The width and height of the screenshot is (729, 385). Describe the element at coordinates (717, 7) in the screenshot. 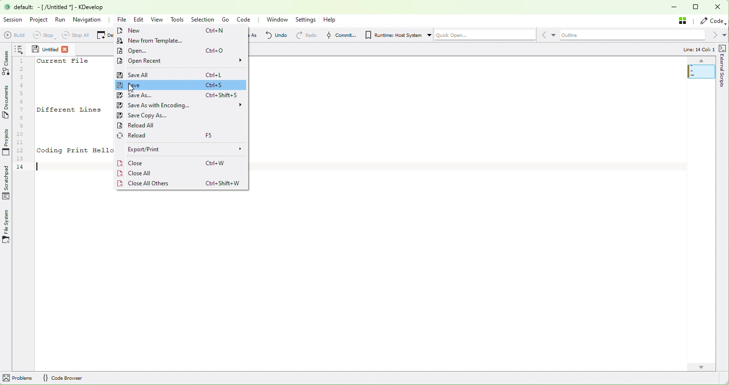

I see `Close` at that location.